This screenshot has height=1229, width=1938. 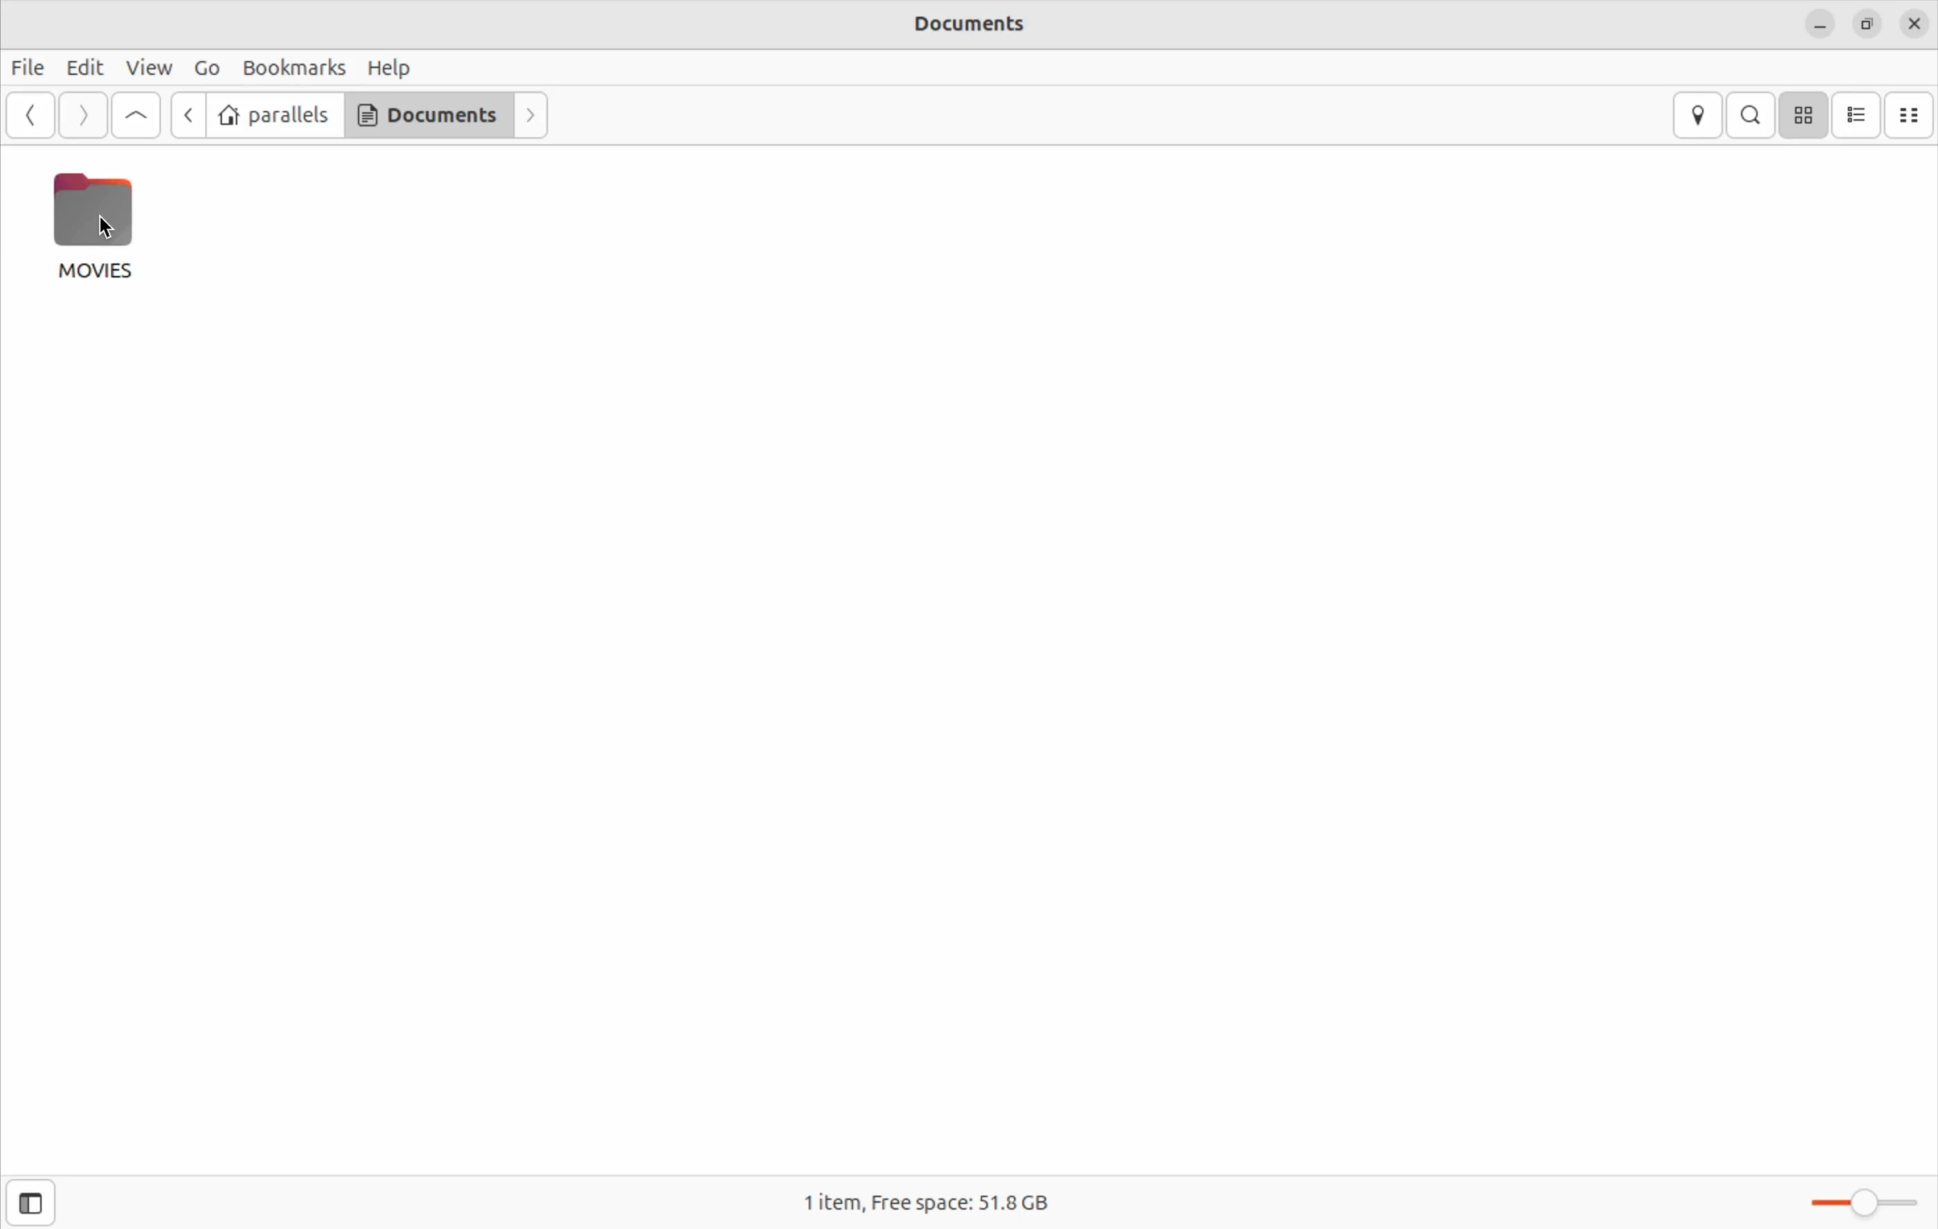 I want to click on icon view, so click(x=1804, y=115).